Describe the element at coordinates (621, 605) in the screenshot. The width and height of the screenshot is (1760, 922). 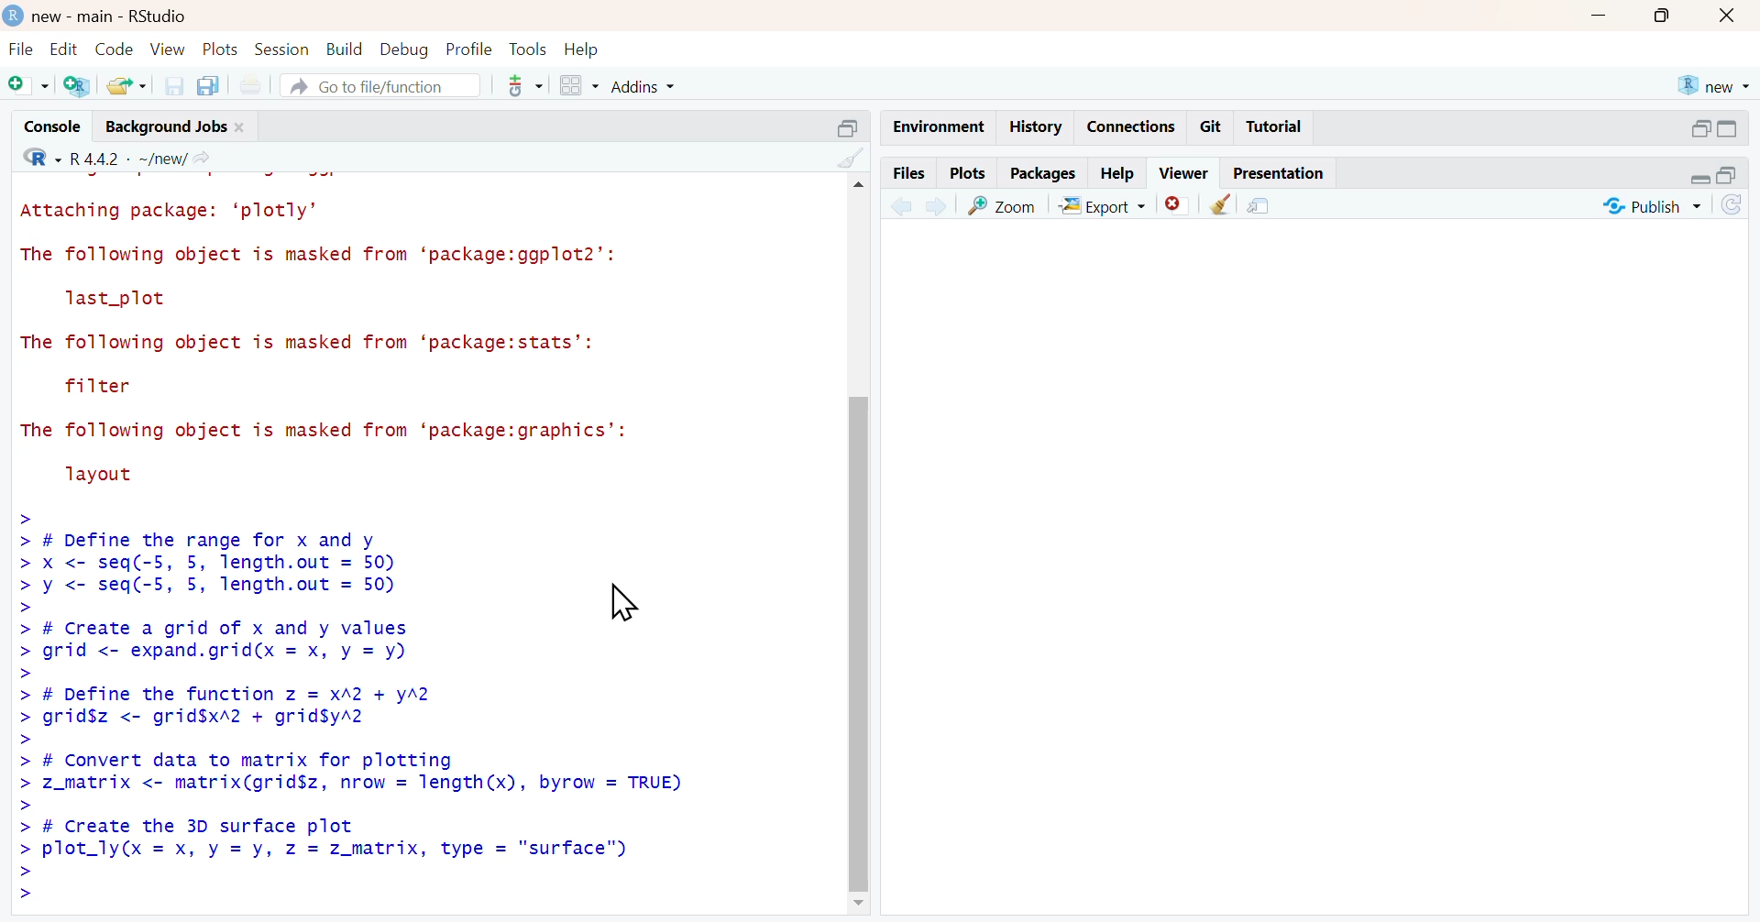
I see `cursor` at that location.